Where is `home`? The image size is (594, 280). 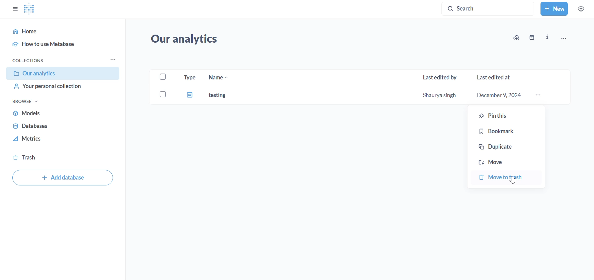
home is located at coordinates (57, 31).